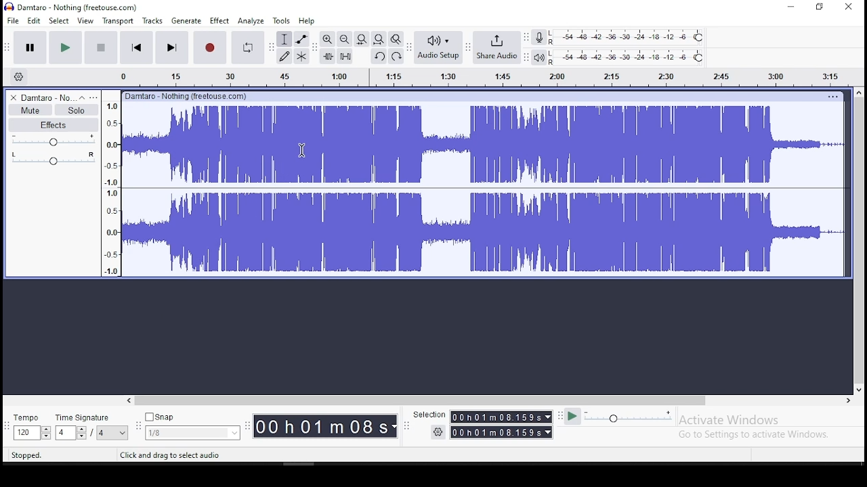  Describe the element at coordinates (548, 432) in the screenshot. I see `Drop down` at that location.